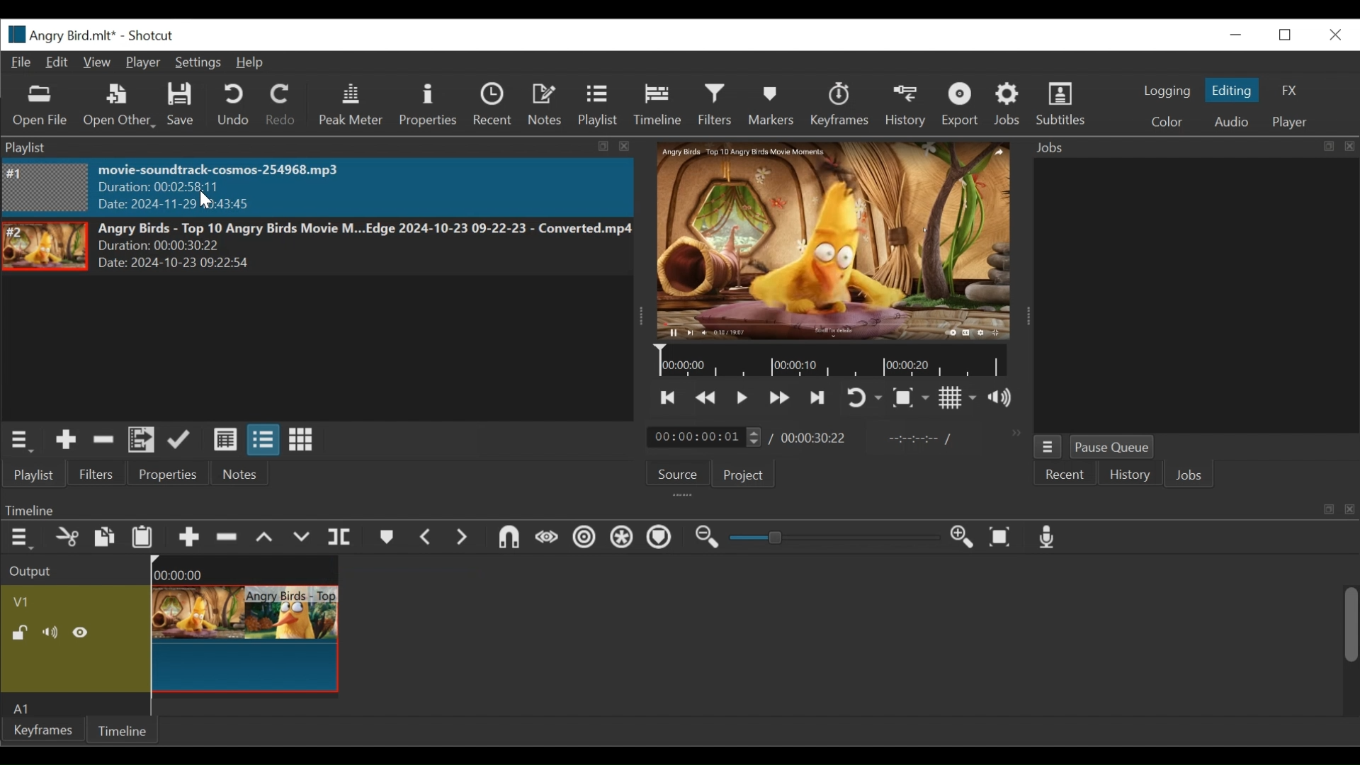 The width and height of the screenshot is (1360, 765). I want to click on Timeline menu, so click(21, 539).